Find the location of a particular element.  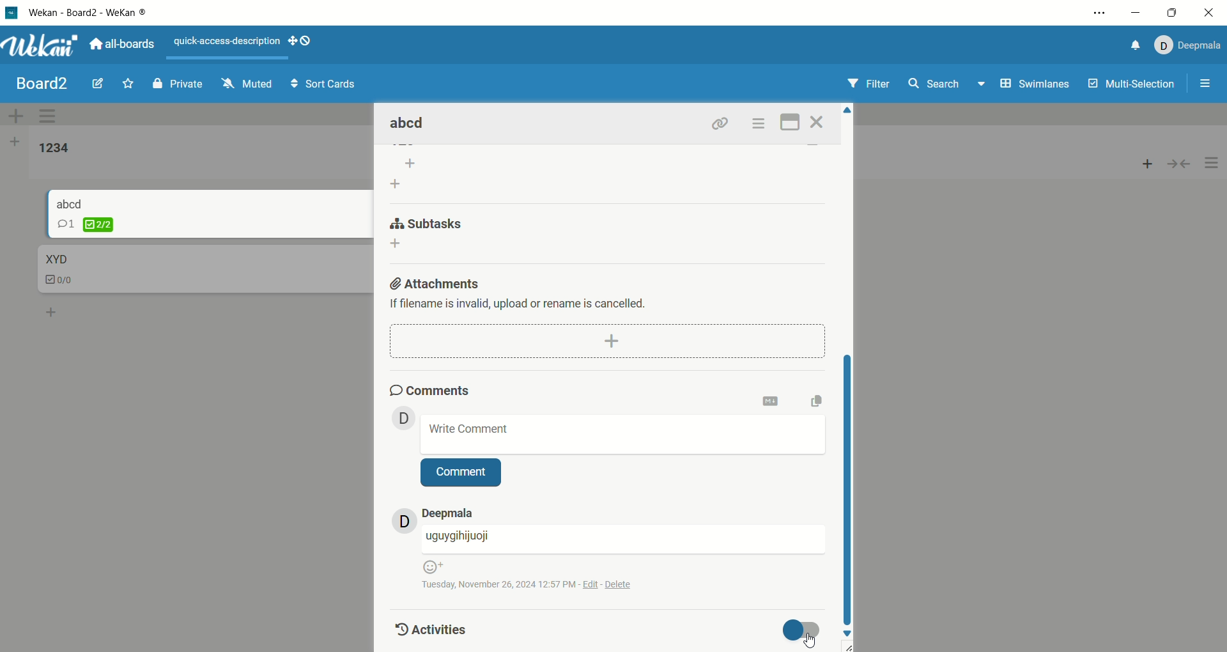

favorite is located at coordinates (129, 82).